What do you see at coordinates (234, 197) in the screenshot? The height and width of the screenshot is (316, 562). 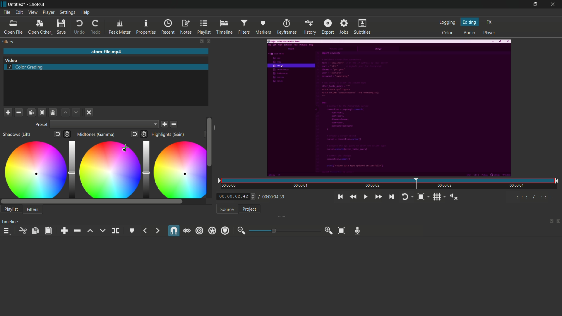 I see `current itme` at bounding box center [234, 197].